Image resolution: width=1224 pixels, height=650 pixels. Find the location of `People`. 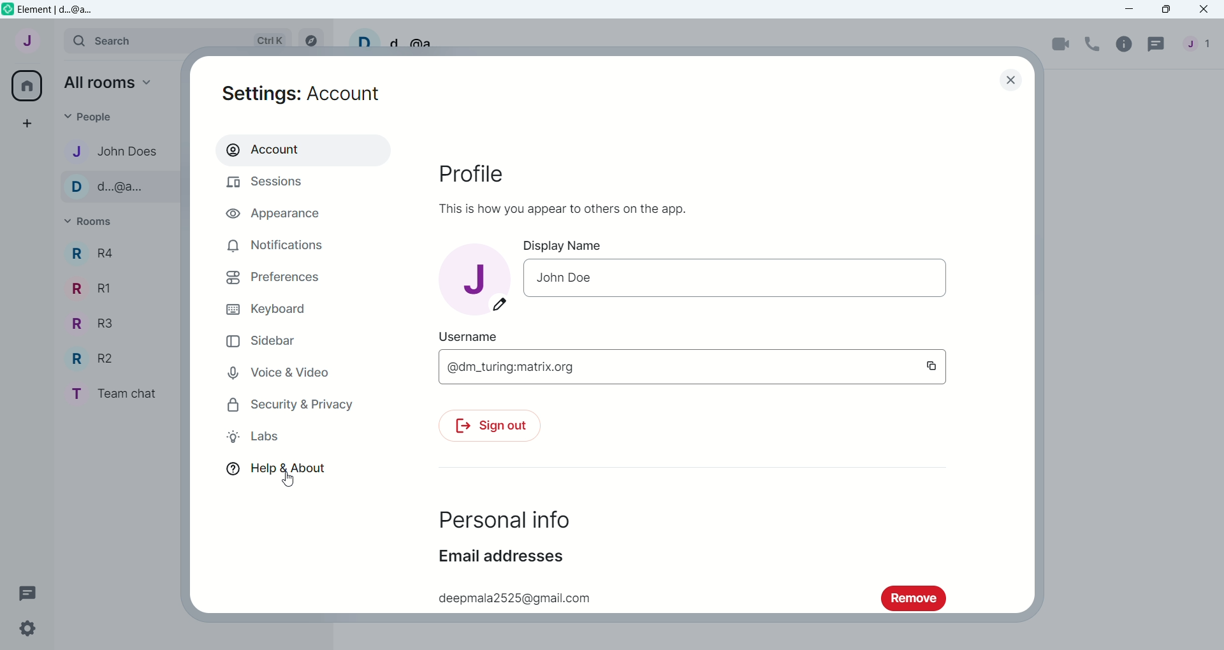

People is located at coordinates (112, 115).